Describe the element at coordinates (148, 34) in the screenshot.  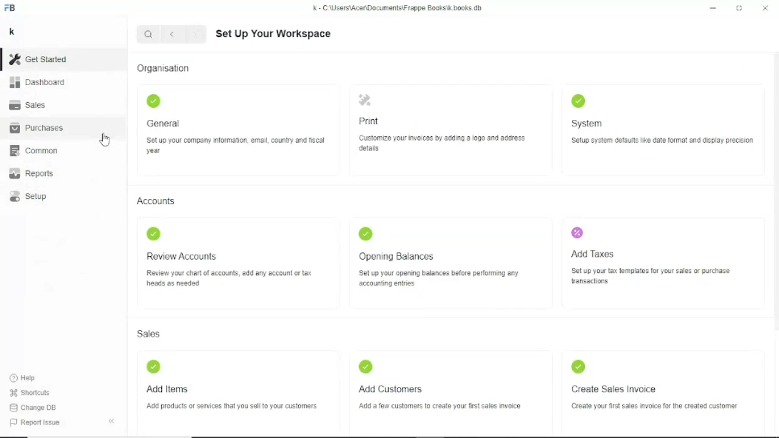
I see `Search` at that location.